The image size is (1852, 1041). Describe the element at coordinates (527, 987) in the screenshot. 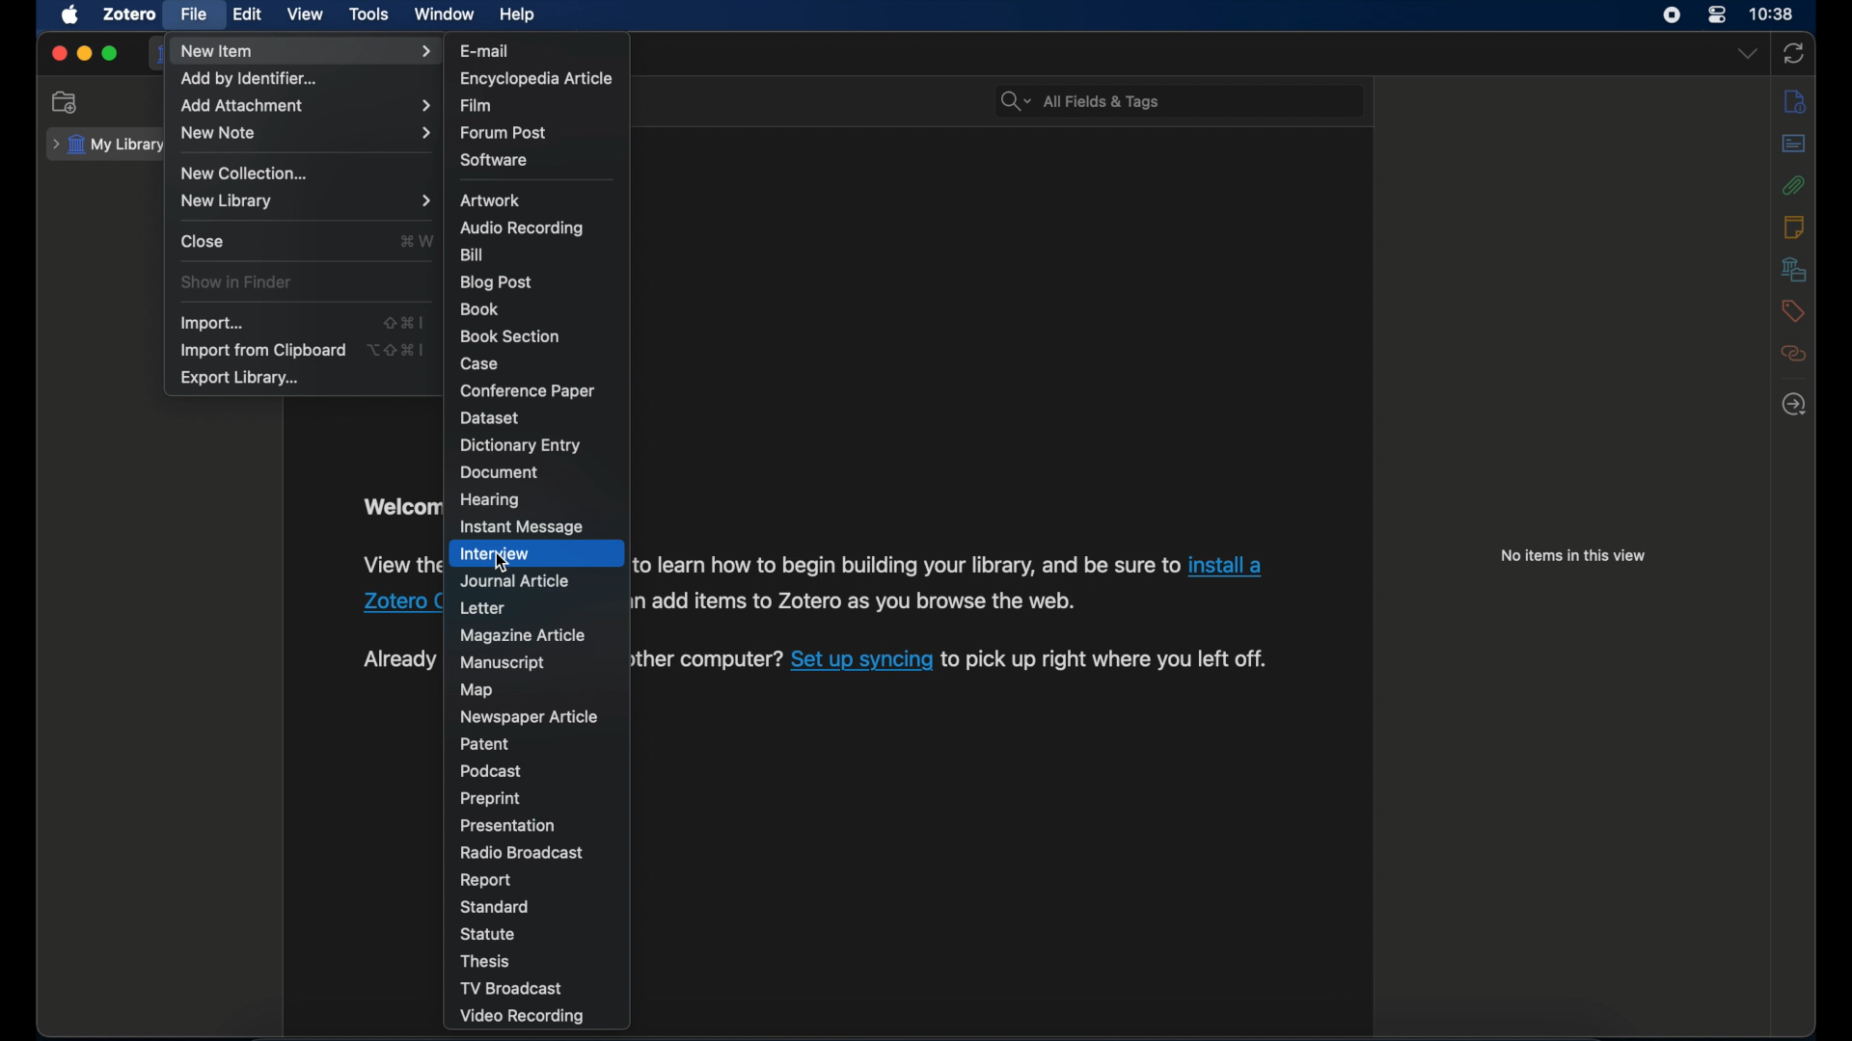

I see `tv broadcast` at that location.